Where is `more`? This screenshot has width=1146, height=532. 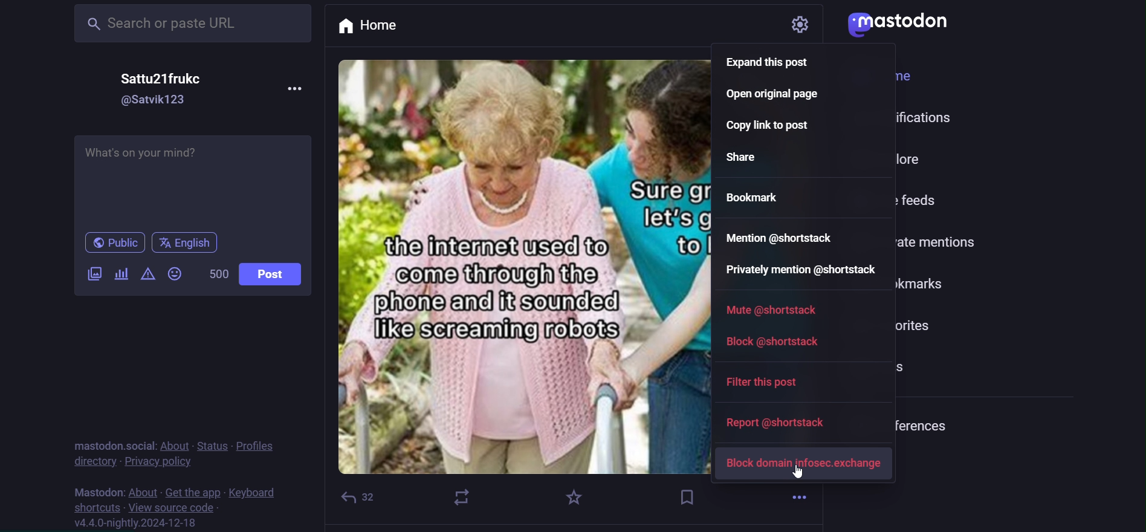
more is located at coordinates (799, 495).